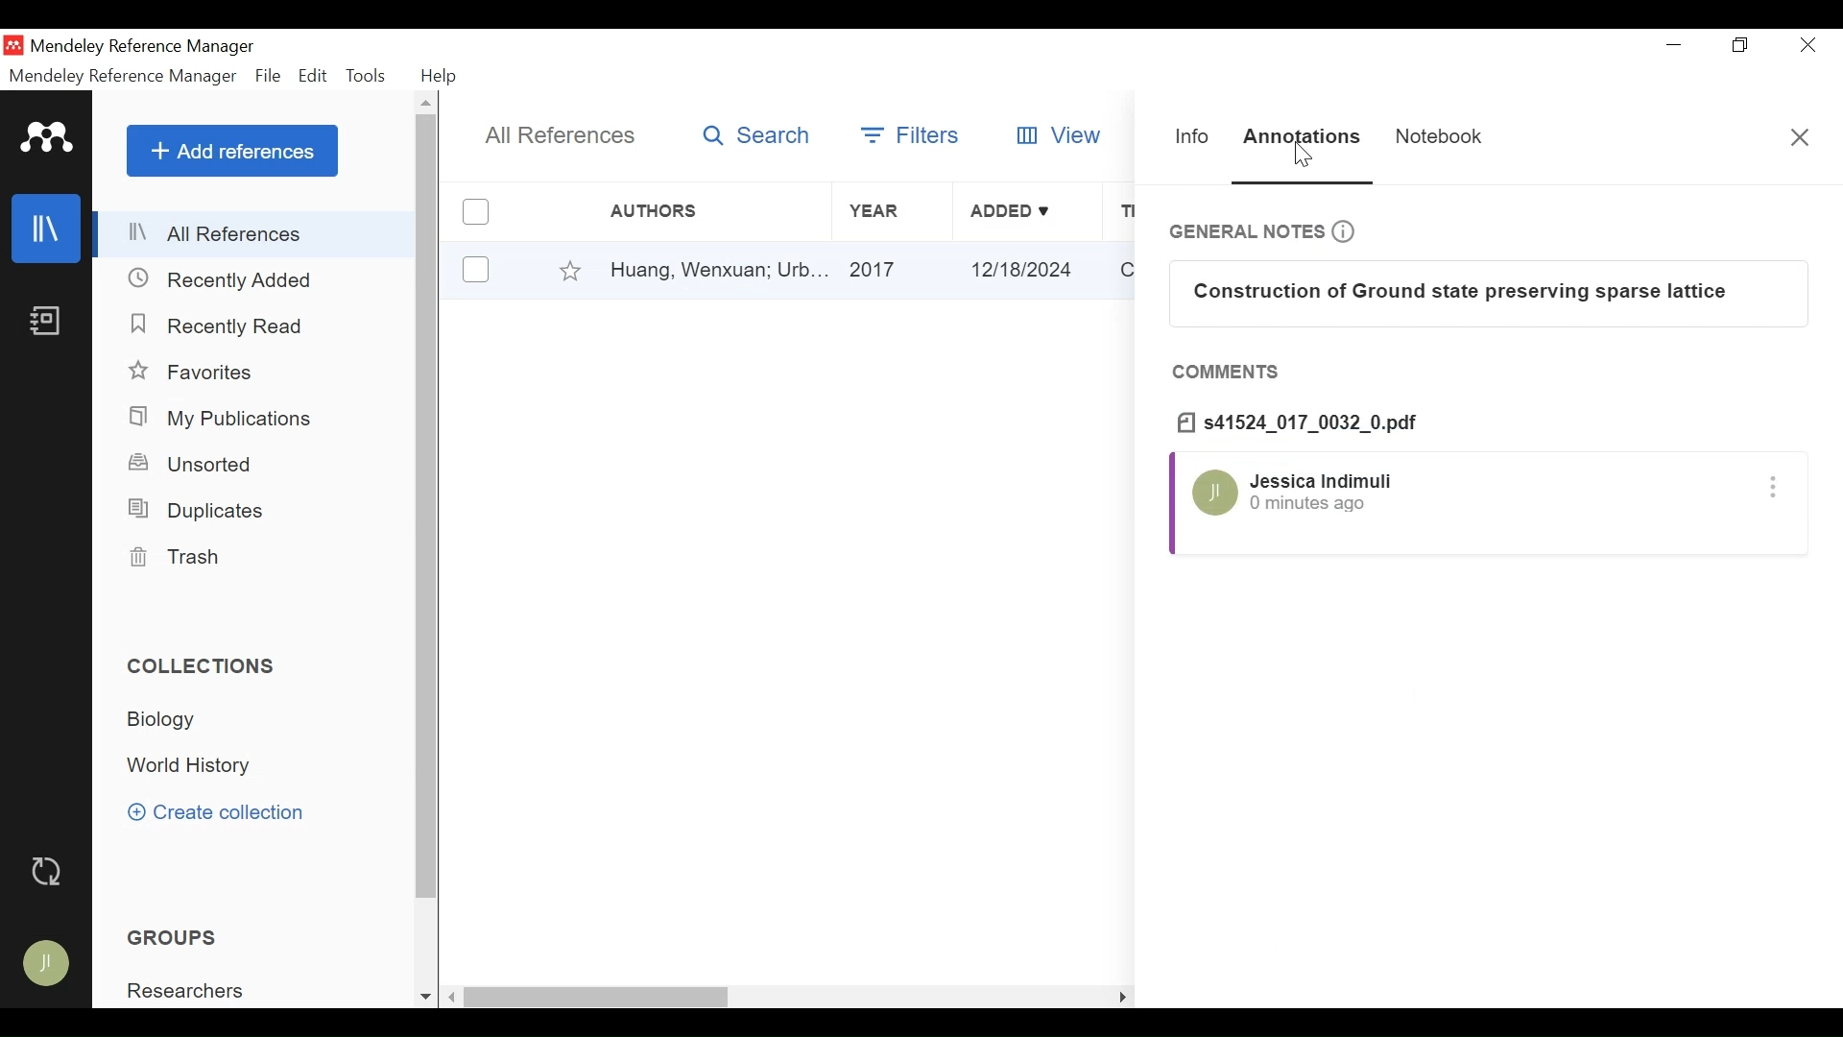  I want to click on All References, so click(567, 135).